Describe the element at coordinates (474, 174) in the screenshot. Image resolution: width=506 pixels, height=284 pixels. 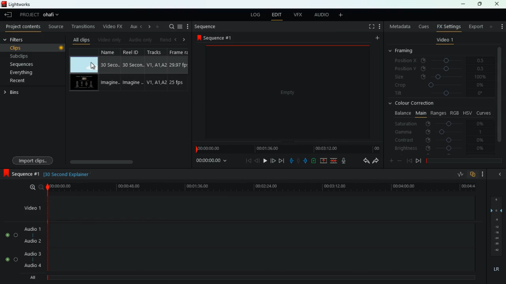
I see `overlap` at that location.